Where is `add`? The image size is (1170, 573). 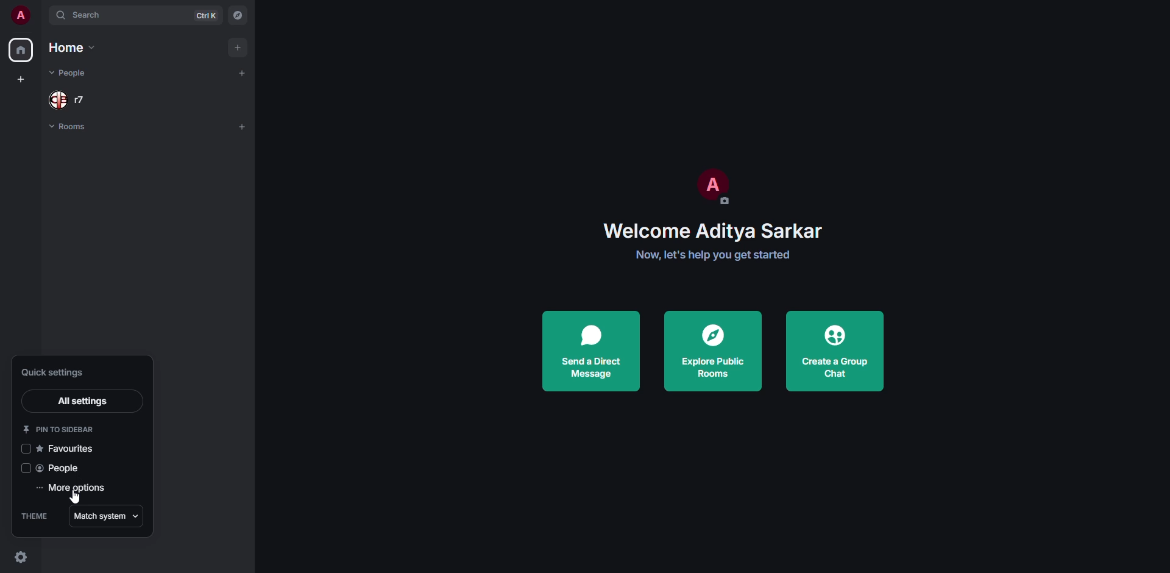
add is located at coordinates (238, 73).